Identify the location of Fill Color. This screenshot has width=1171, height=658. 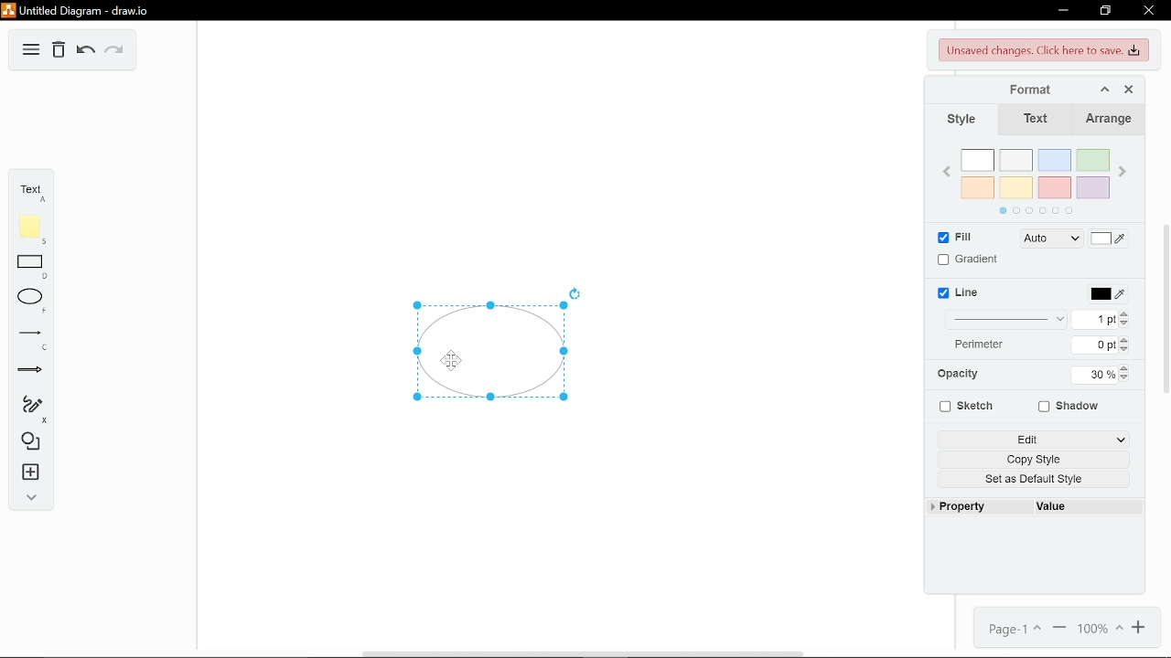
(1108, 239).